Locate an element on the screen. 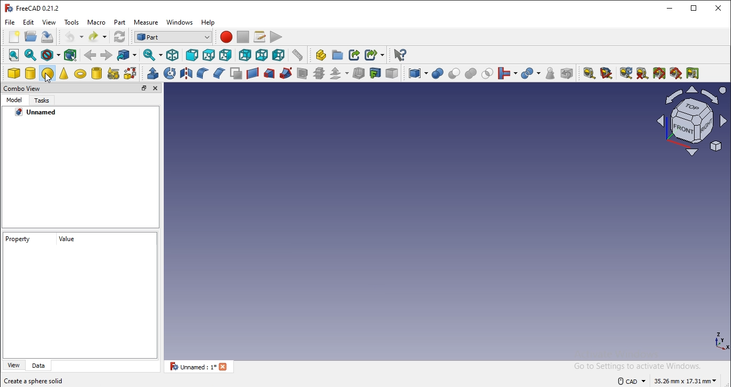 This screenshot has width=731, height=387. forward is located at coordinates (106, 54).